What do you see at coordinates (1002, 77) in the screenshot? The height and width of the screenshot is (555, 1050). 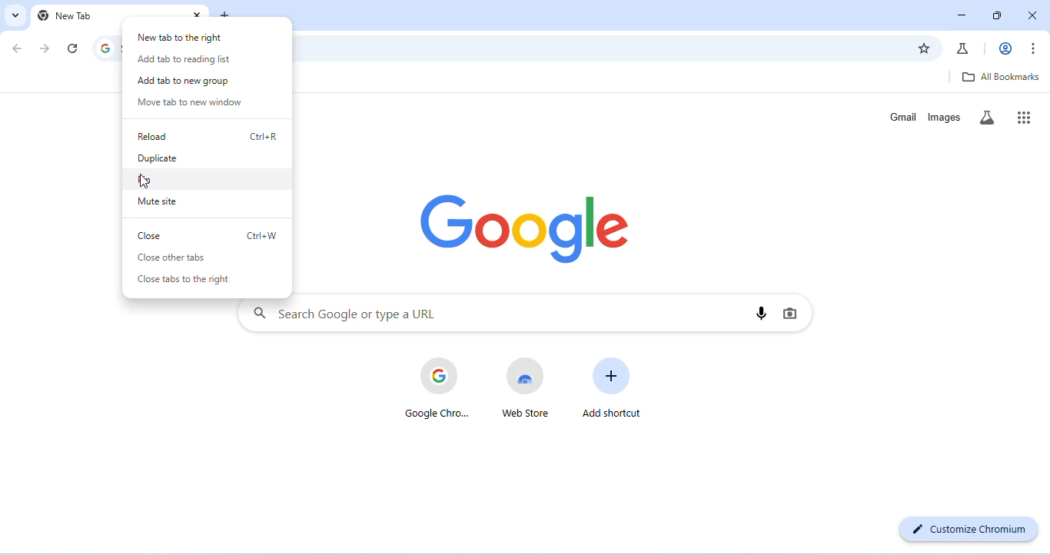 I see `all bookmarks` at bounding box center [1002, 77].